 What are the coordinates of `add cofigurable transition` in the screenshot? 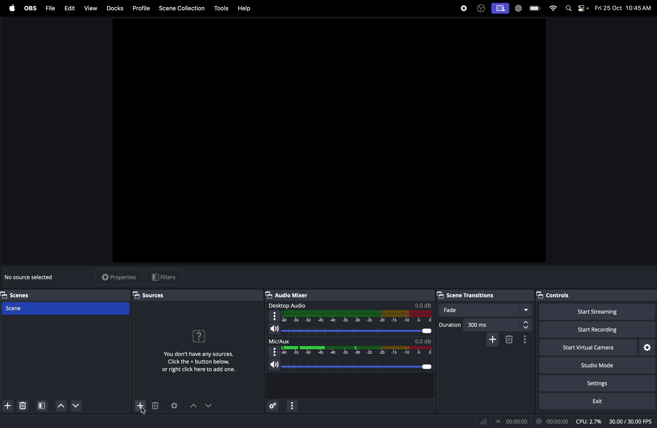 It's located at (492, 339).